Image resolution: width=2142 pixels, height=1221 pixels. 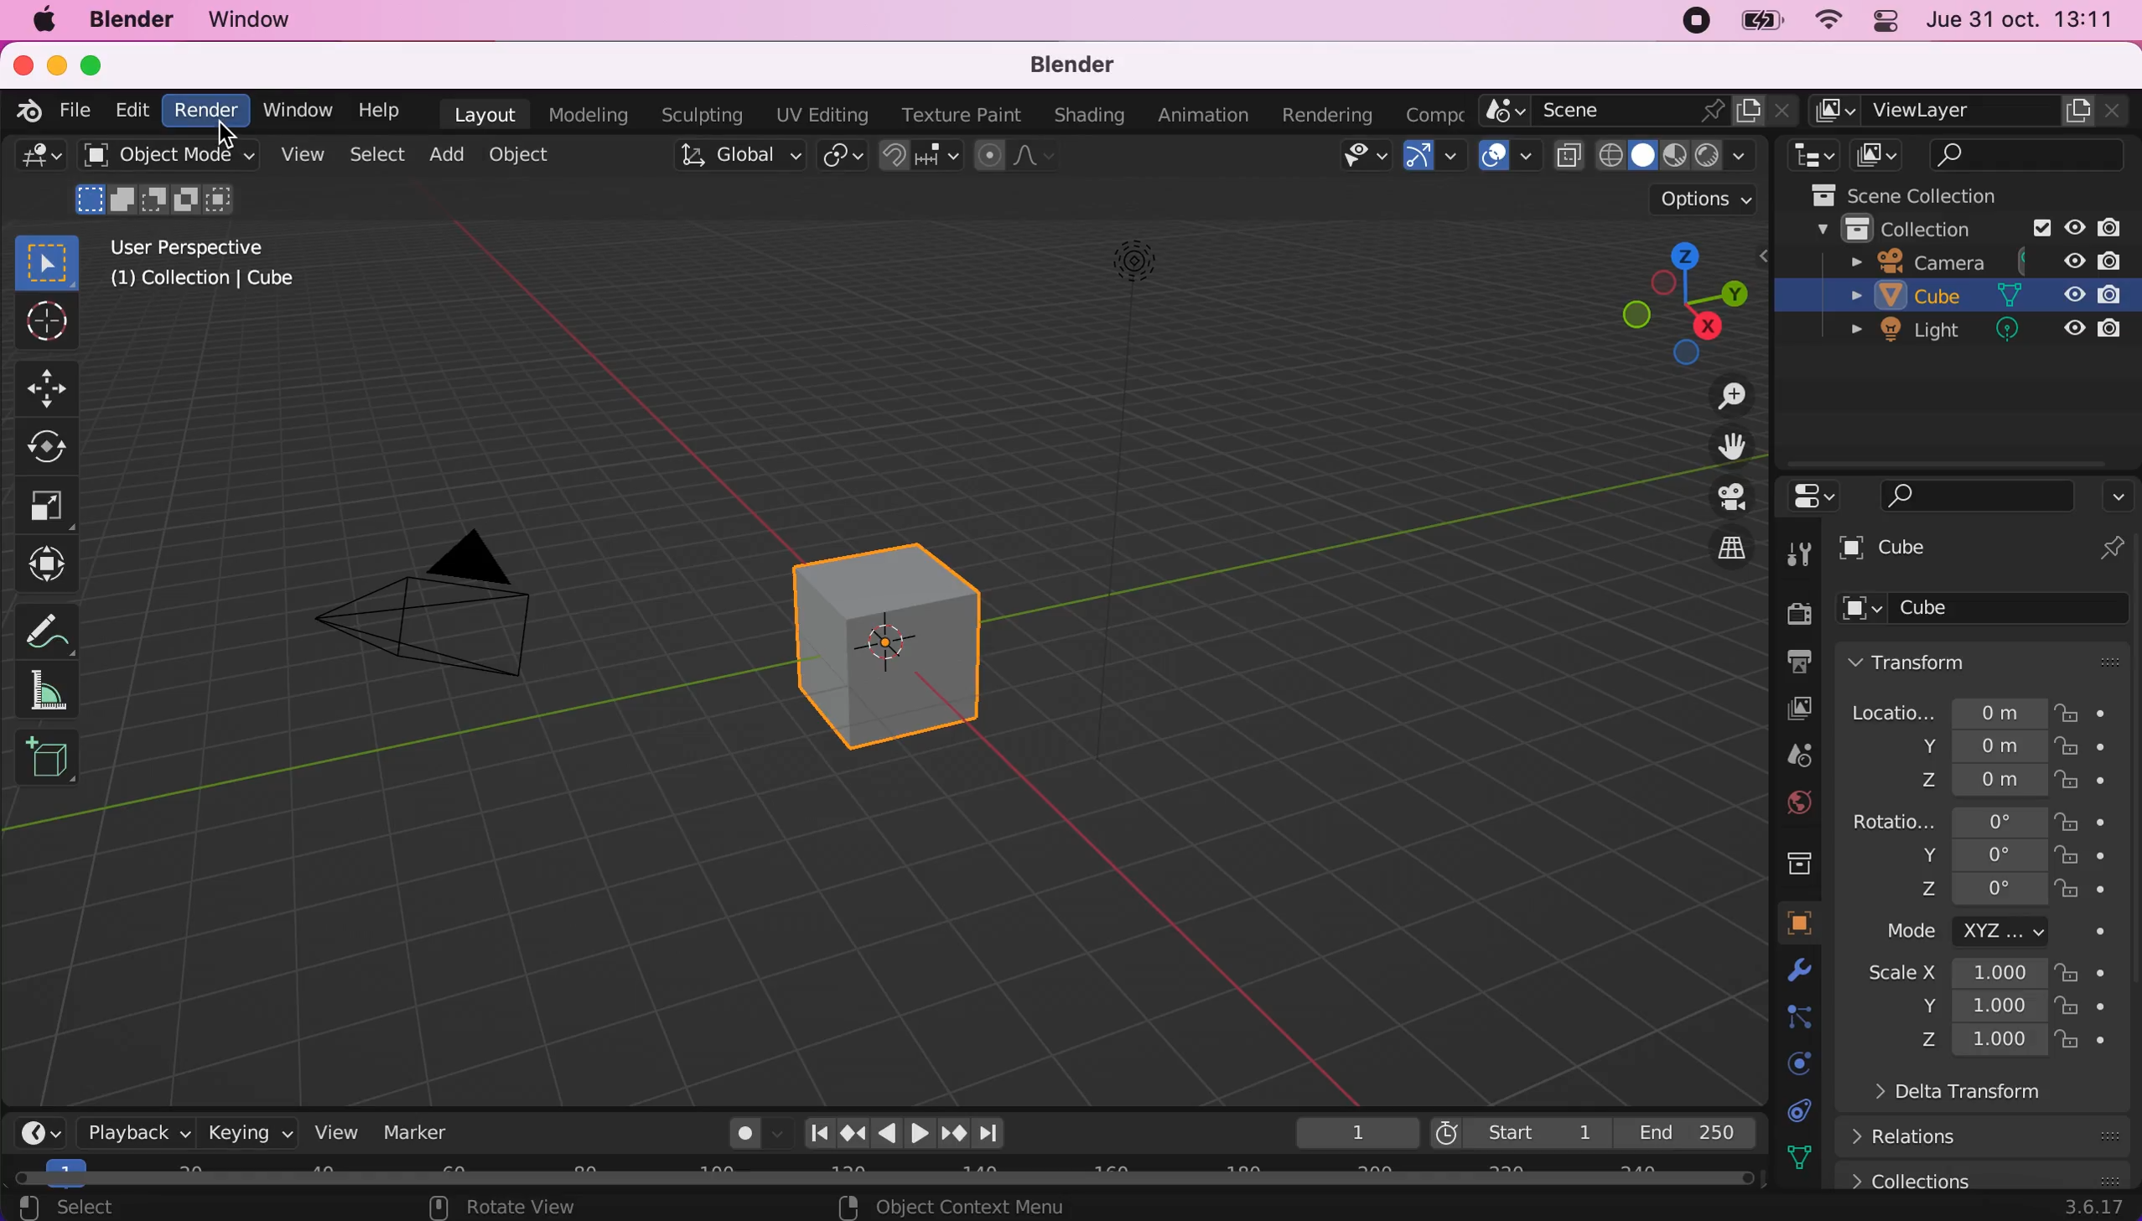 What do you see at coordinates (1946, 819) in the screenshot?
I see `rotation` at bounding box center [1946, 819].